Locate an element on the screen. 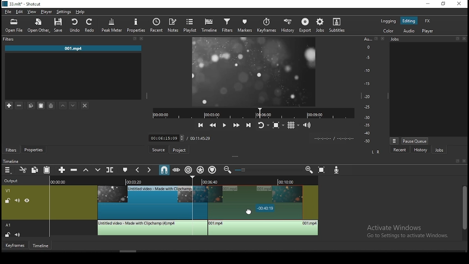 This screenshot has height=264, width=469. editing is located at coordinates (411, 21).